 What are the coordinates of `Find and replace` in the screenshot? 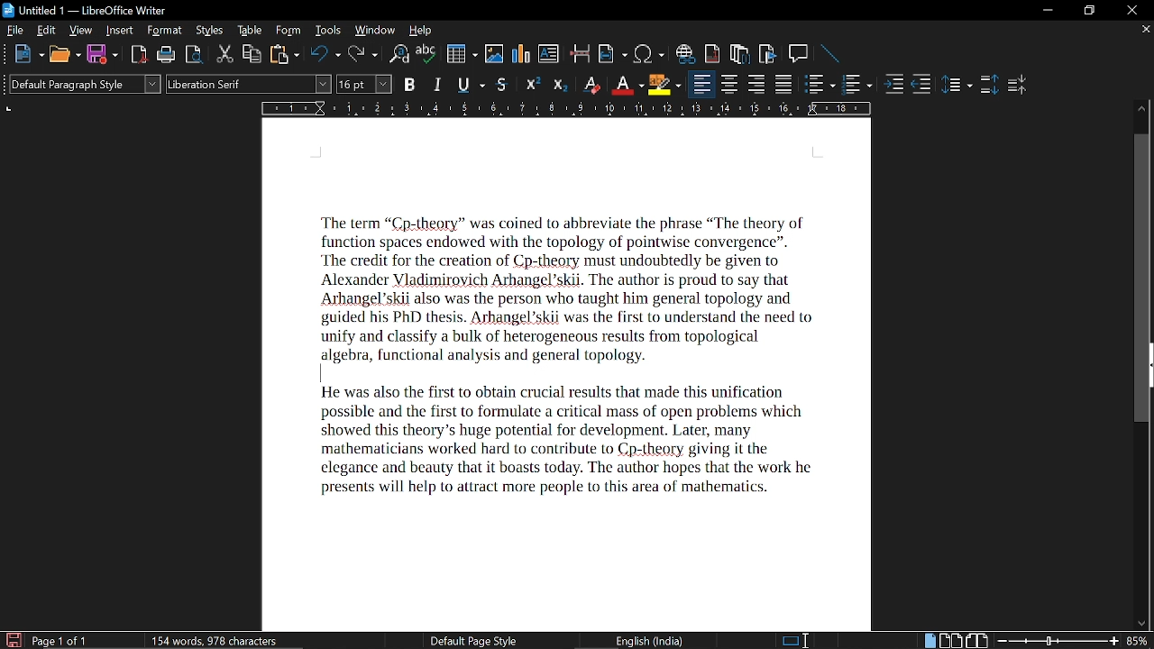 It's located at (400, 55).